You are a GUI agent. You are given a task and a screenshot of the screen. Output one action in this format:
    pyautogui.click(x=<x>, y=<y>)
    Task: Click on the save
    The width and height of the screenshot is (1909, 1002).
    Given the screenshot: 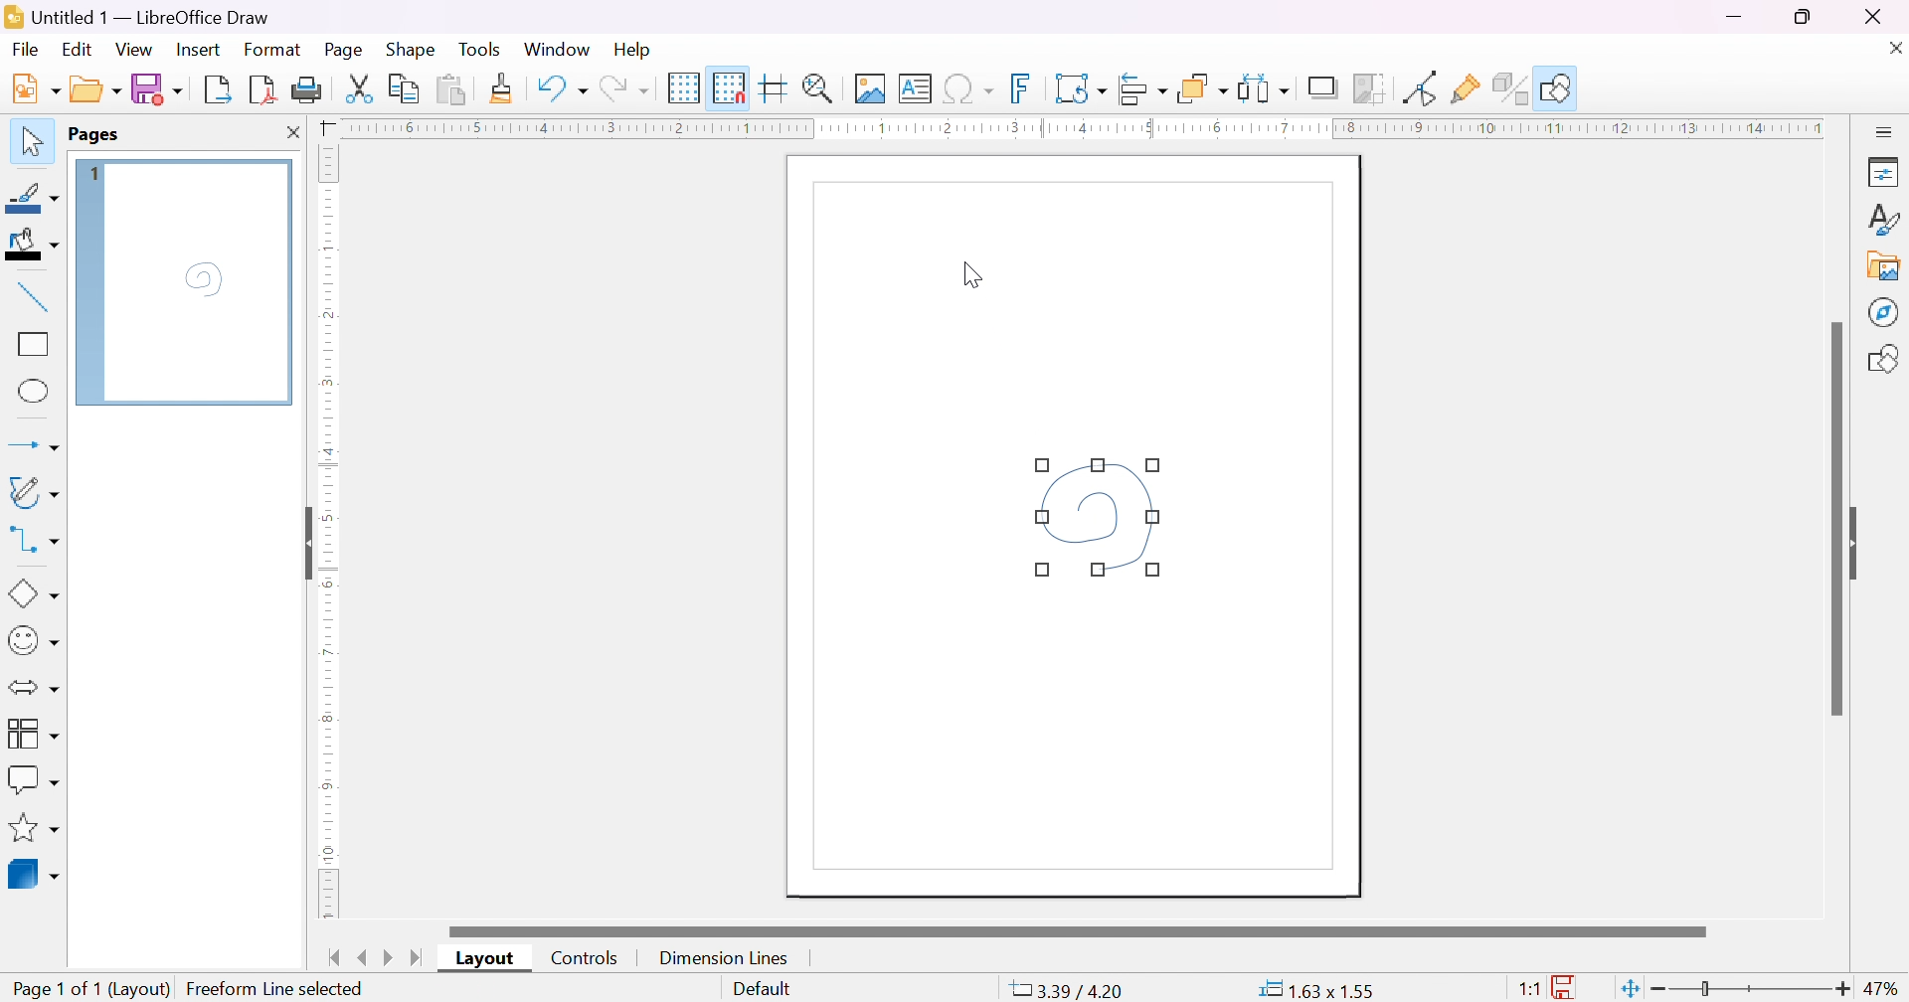 What is the action you would take?
    pyautogui.click(x=159, y=88)
    